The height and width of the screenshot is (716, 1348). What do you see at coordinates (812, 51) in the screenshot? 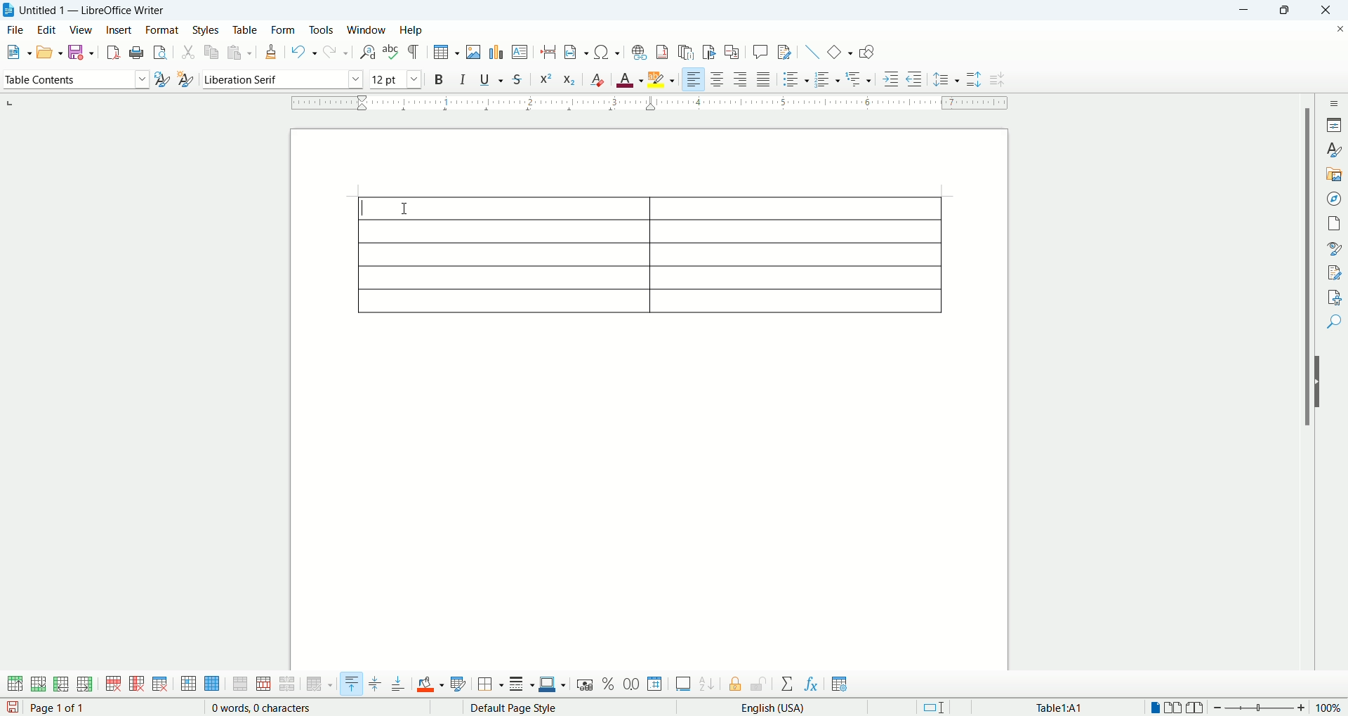
I see `insert line` at bounding box center [812, 51].